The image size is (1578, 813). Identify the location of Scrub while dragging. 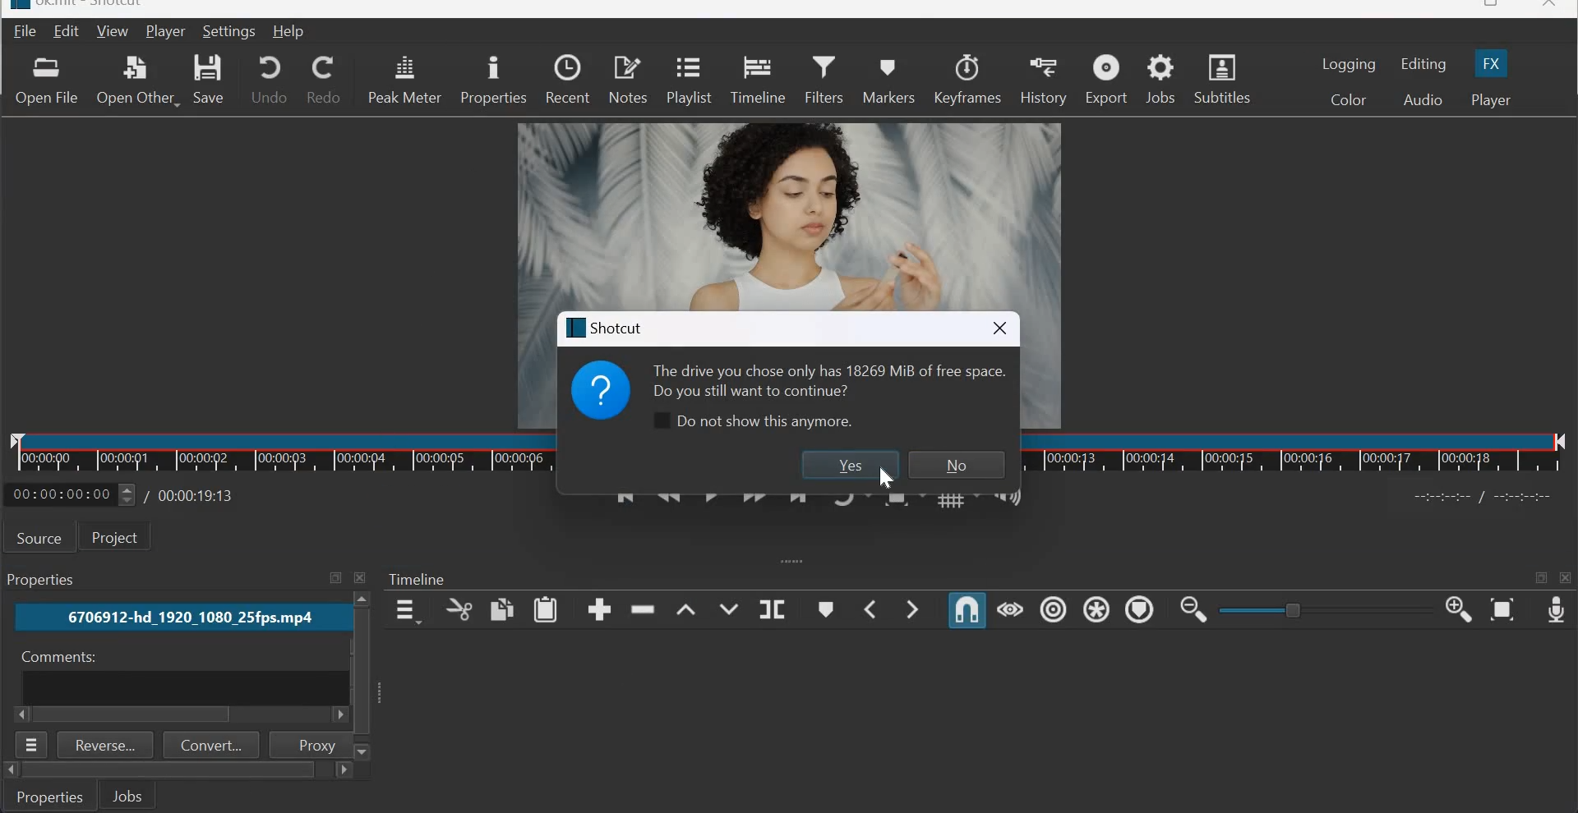
(1010, 610).